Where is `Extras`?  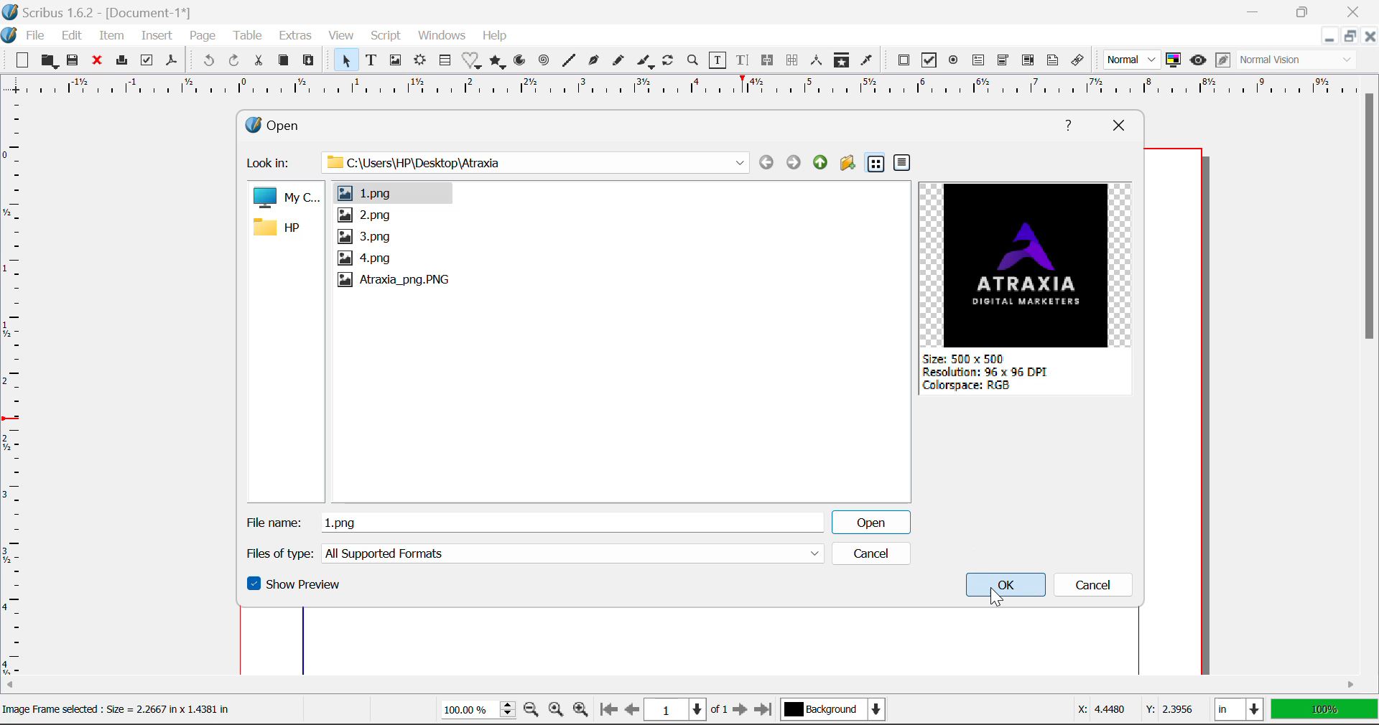 Extras is located at coordinates (298, 37).